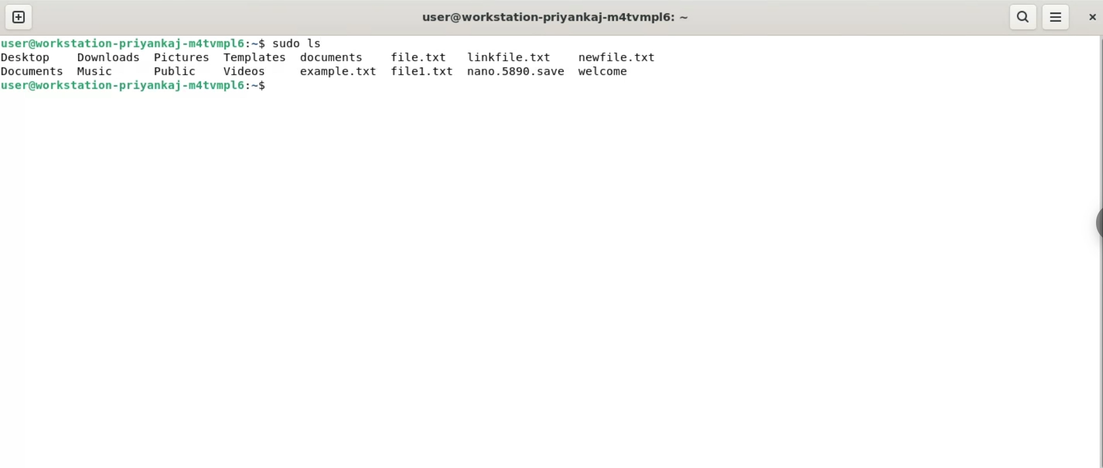 Image resolution: width=1103 pixels, height=468 pixels. Describe the element at coordinates (340, 73) in the screenshot. I see `example` at that location.